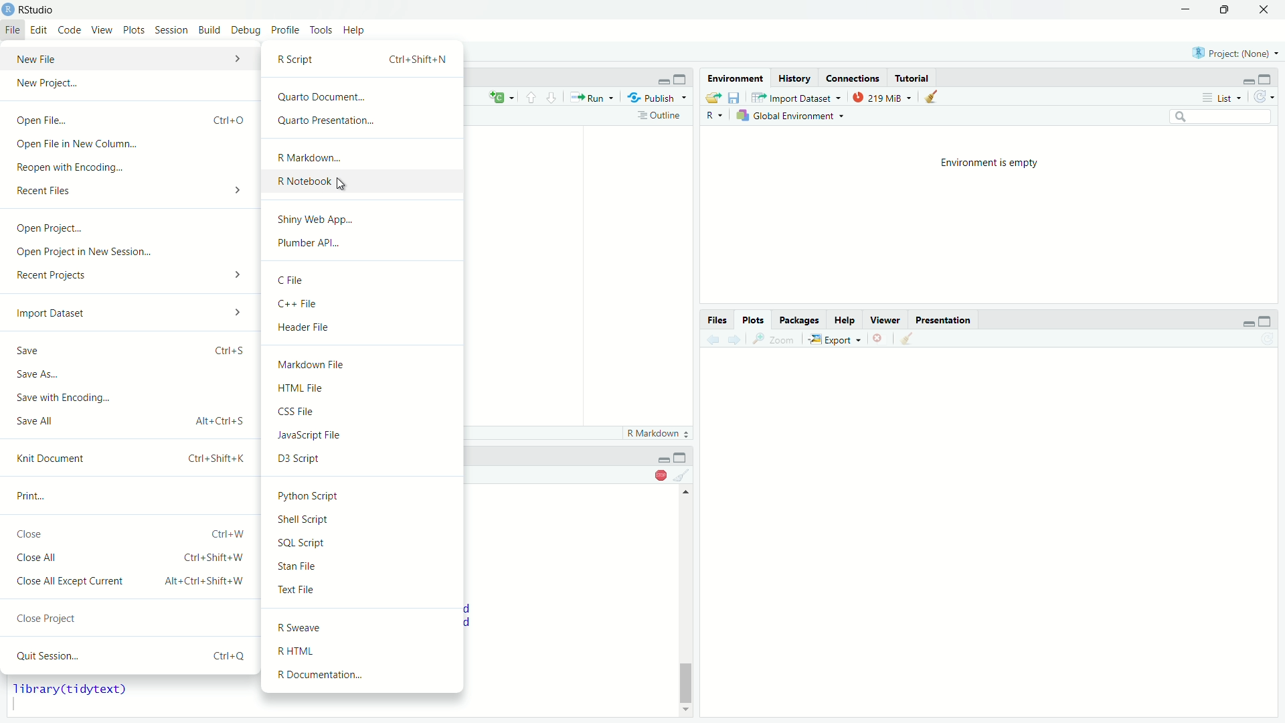 Image resolution: width=1285 pixels, height=723 pixels. I want to click on previous plot, so click(712, 339).